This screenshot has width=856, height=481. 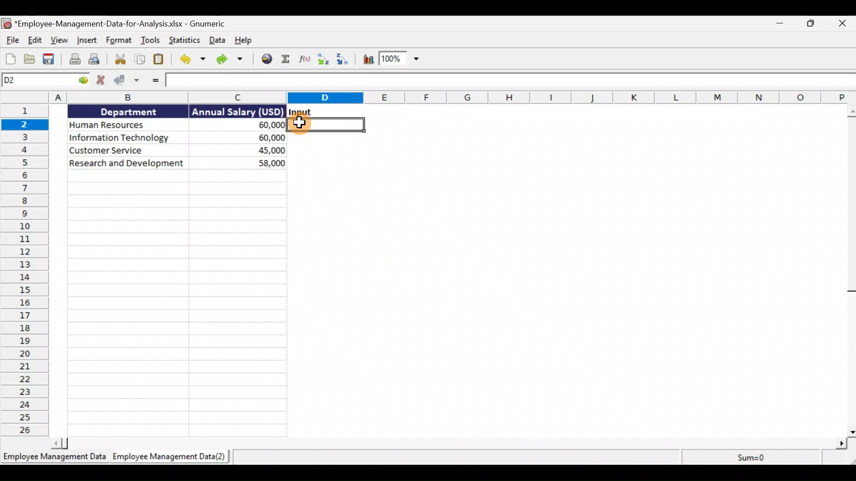 What do you see at coordinates (246, 41) in the screenshot?
I see `Help` at bounding box center [246, 41].